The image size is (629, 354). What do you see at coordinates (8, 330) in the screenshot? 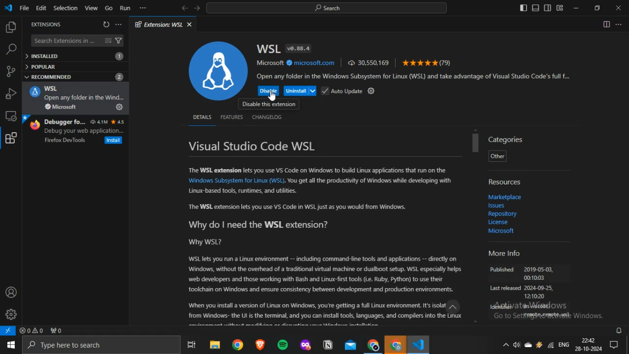
I see `open a remote window` at bounding box center [8, 330].